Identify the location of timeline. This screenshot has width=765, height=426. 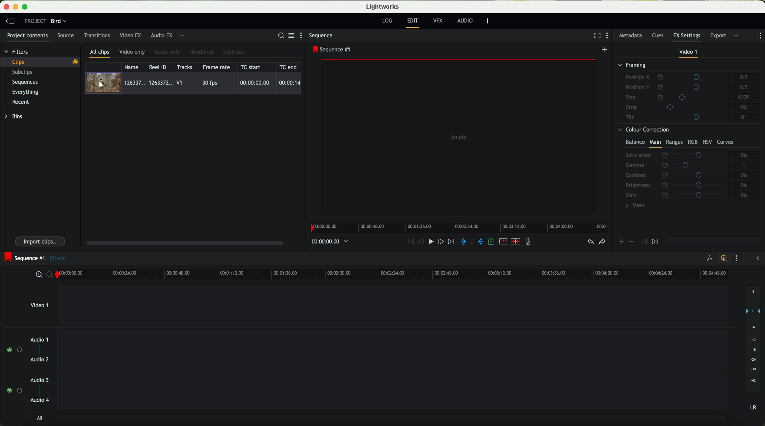
(408, 274).